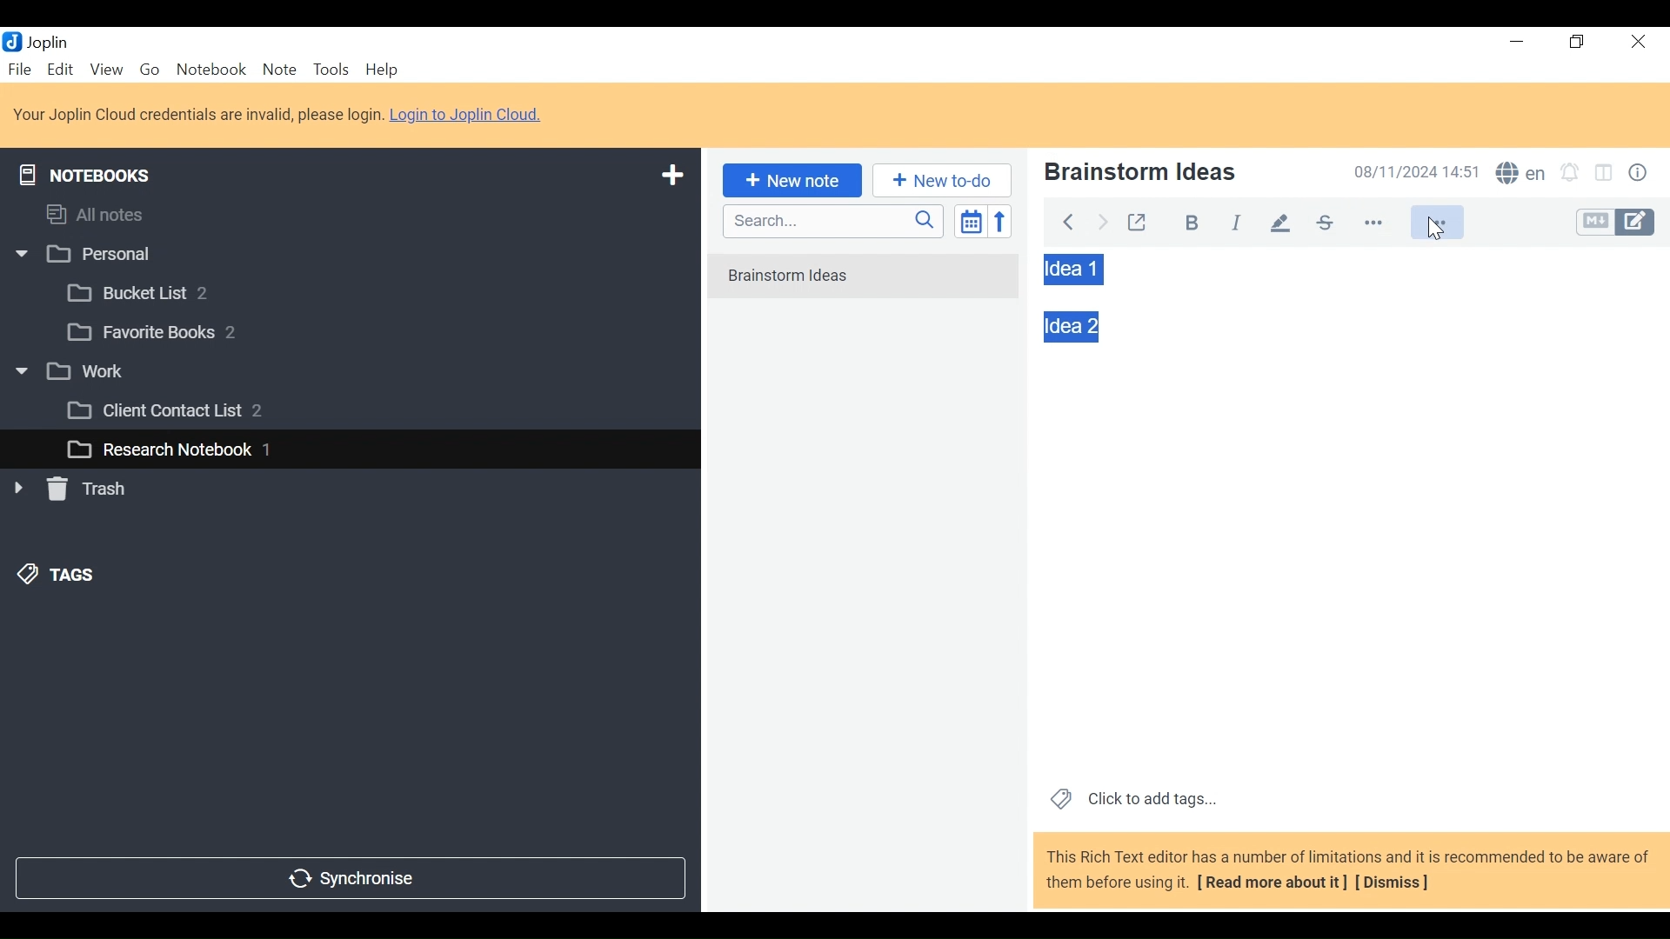 Image resolution: width=1670 pixels, height=939 pixels. What do you see at coordinates (1004, 221) in the screenshot?
I see `Reverse Sort order` at bounding box center [1004, 221].